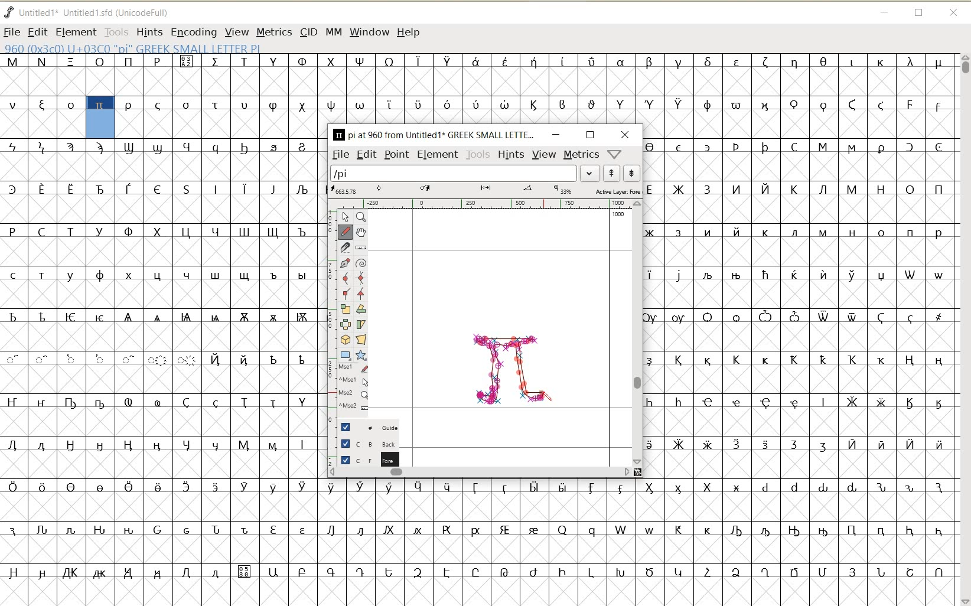 Image resolution: width=971 pixels, height=606 pixels. I want to click on rotate the selection in 3D and project back to plane, so click(345, 340).